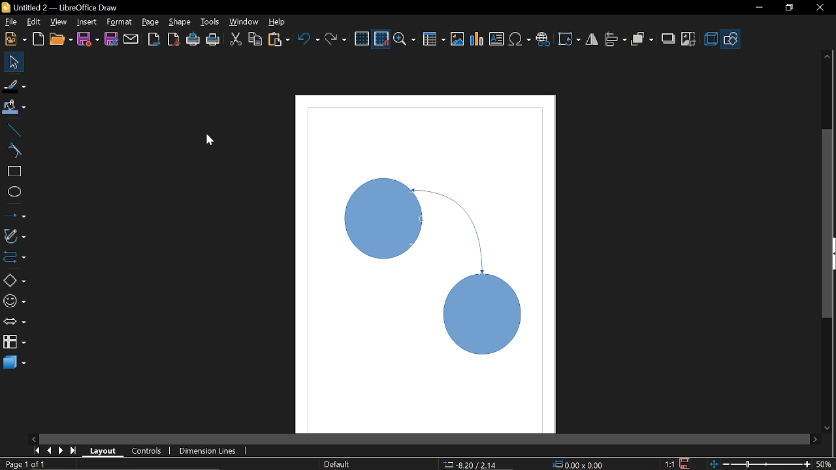 The height and width of the screenshot is (470, 836). Describe the element at coordinates (118, 23) in the screenshot. I see `Format` at that location.